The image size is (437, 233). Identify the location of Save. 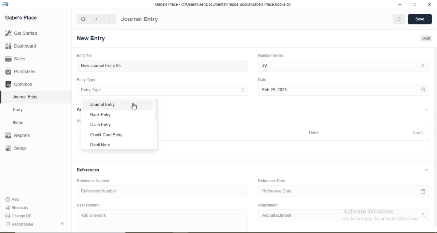
(419, 19).